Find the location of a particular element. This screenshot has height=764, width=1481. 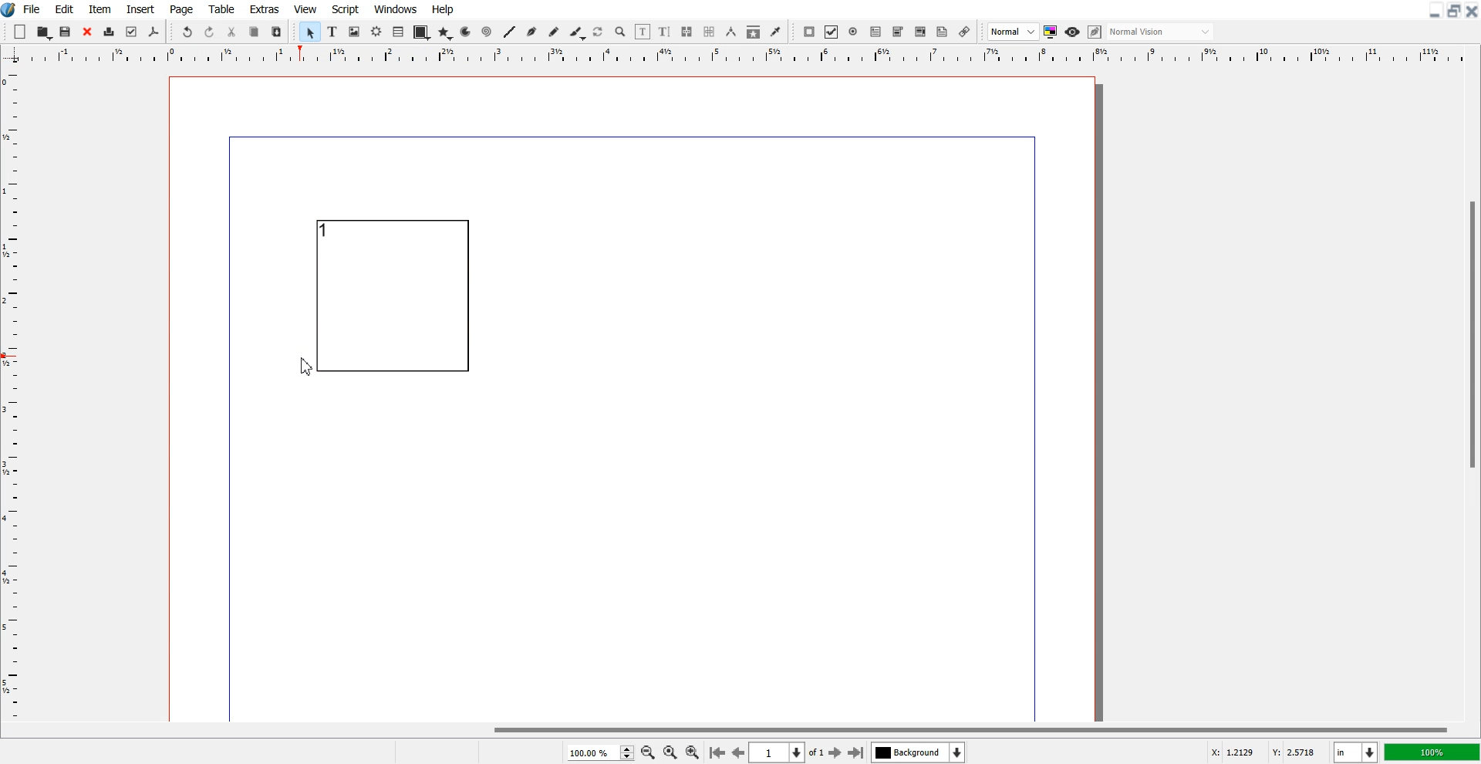

Item is located at coordinates (100, 9).